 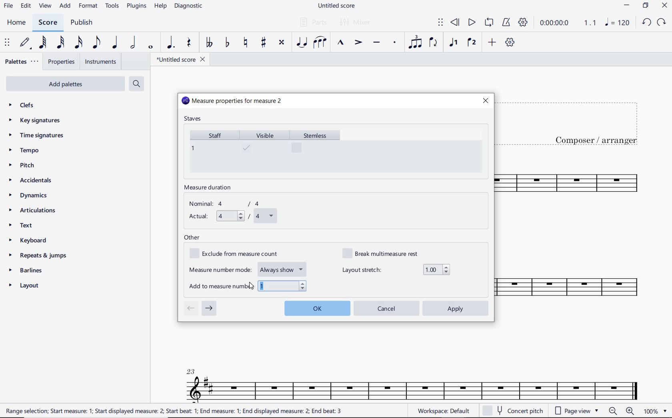 I want to click on INSTRUMENTS, so click(x=99, y=61).